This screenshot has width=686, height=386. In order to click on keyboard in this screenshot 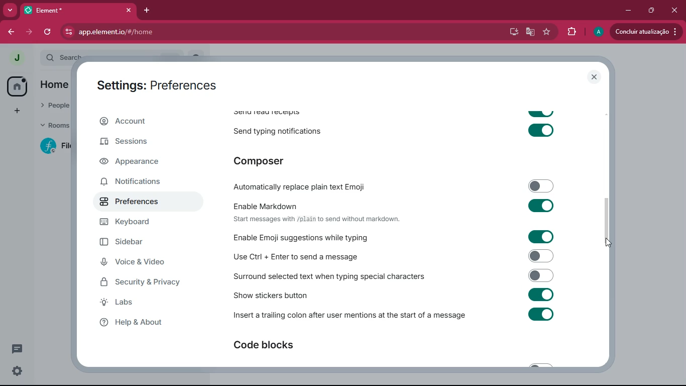, I will do `click(139, 223)`.